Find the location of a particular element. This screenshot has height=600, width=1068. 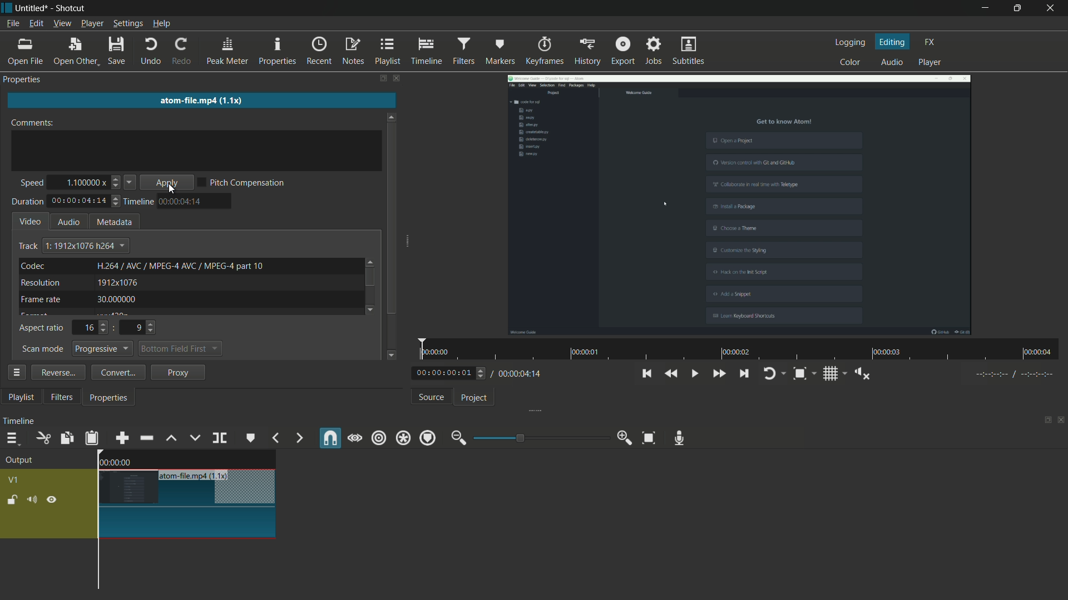

recent is located at coordinates (319, 51).